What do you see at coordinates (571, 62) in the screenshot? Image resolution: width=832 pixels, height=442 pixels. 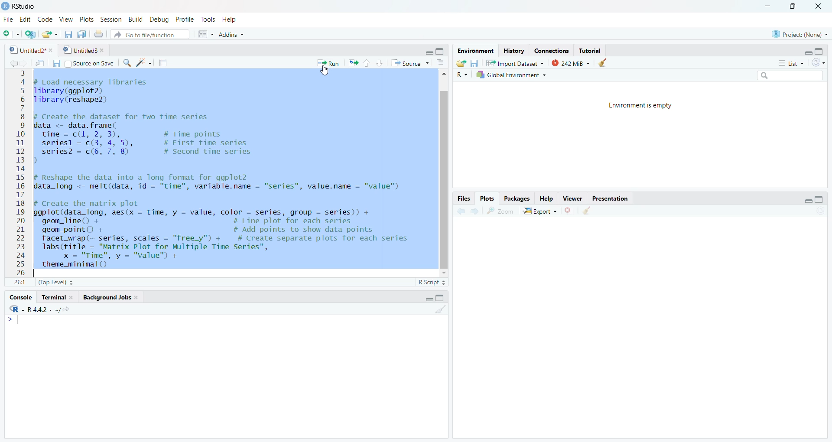 I see `242miB` at bounding box center [571, 62].